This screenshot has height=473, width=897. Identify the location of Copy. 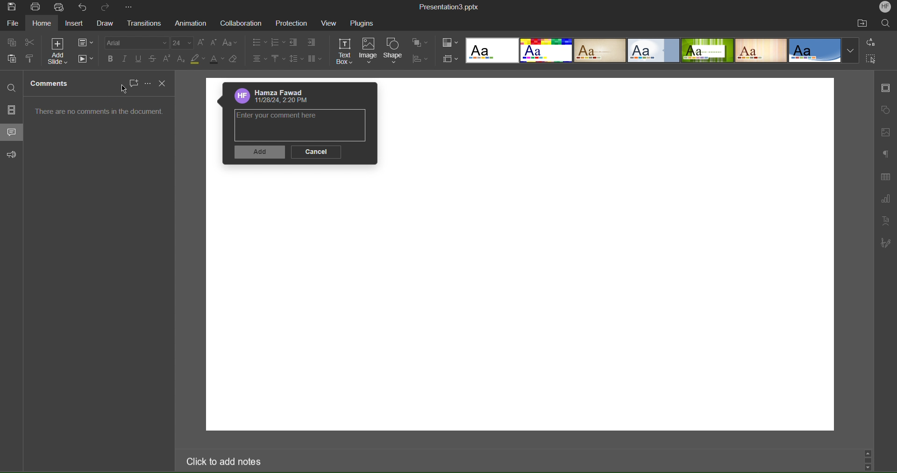
(13, 42).